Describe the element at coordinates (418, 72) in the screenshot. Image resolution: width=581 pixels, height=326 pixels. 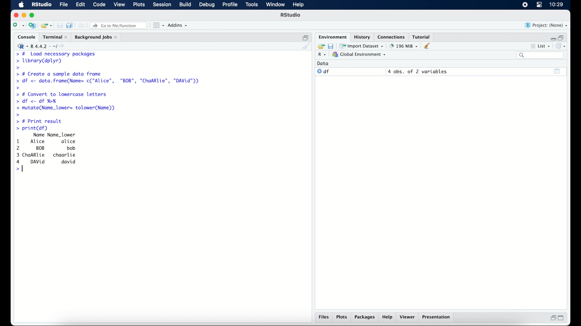
I see `4 obs, of 2 variables` at that location.